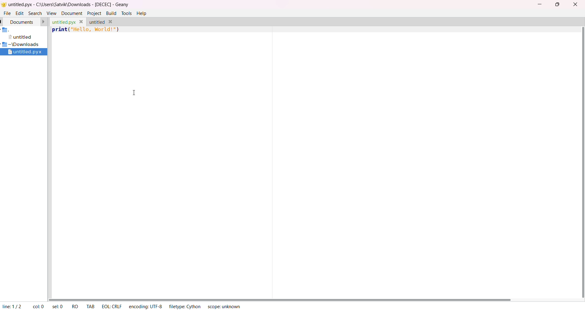 The image size is (585, 310). I want to click on tools, so click(127, 13).